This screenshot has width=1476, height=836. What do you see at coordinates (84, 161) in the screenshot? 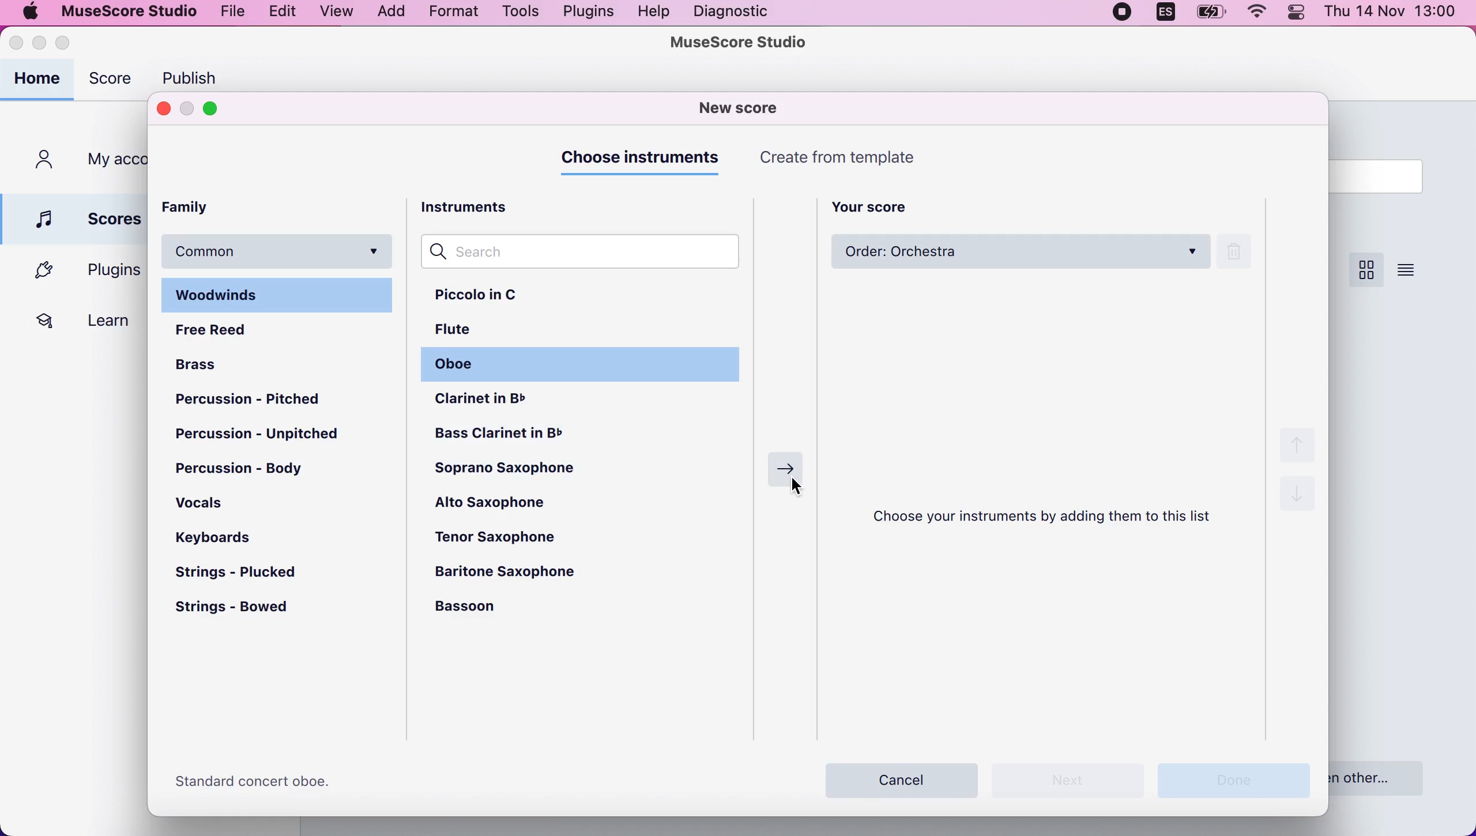
I see `my accounts` at bounding box center [84, 161].